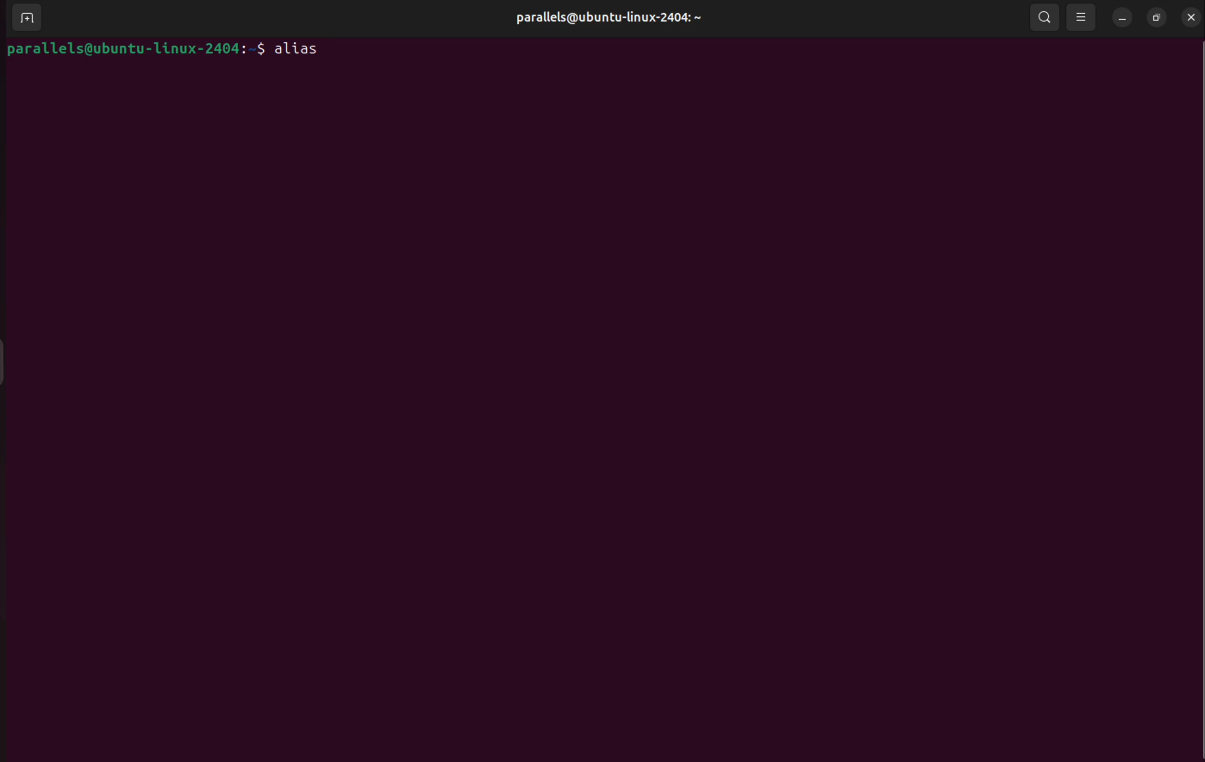 This screenshot has height=762, width=1205. What do you see at coordinates (1081, 18) in the screenshot?
I see `view options` at bounding box center [1081, 18].